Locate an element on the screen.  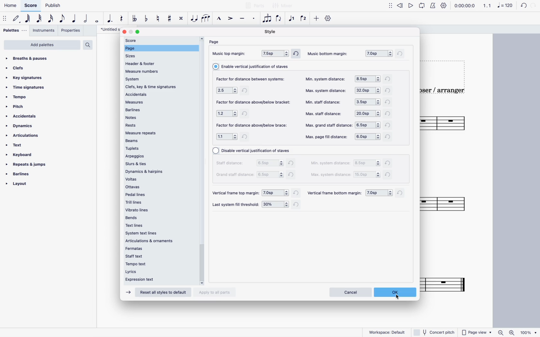
refresh is located at coordinates (297, 54).